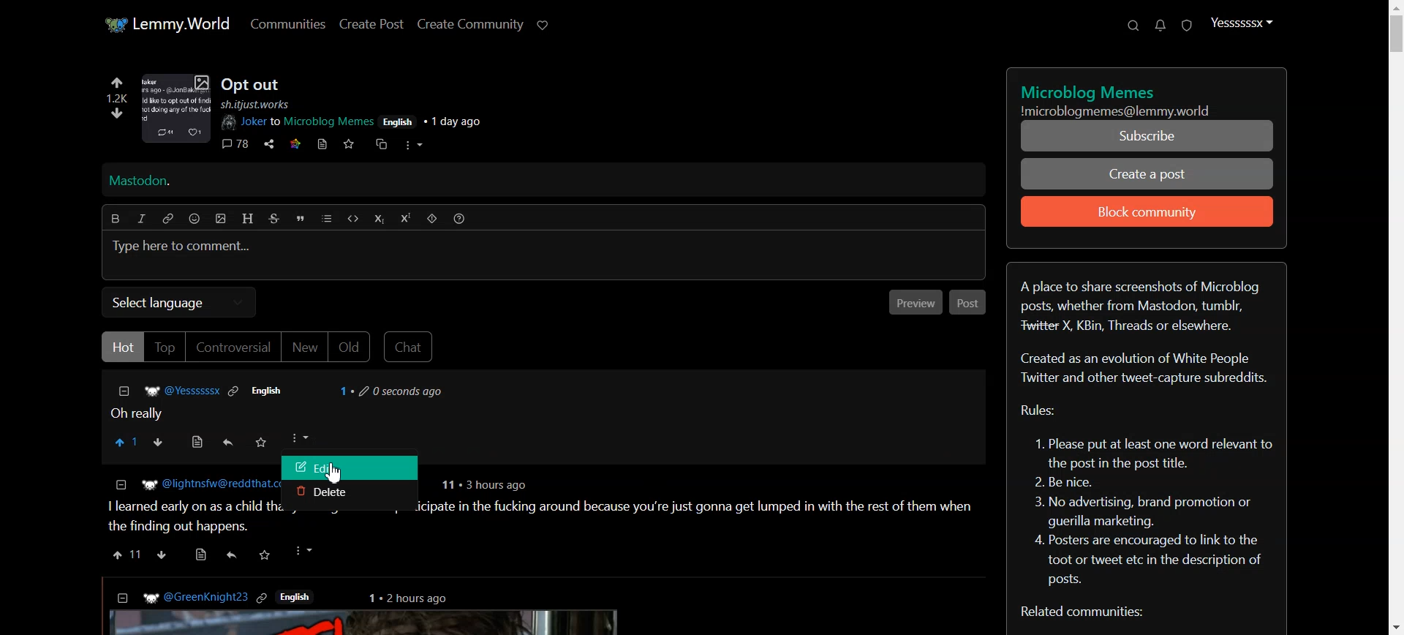 This screenshot has height=635, width=1404. What do you see at coordinates (127, 443) in the screenshot?
I see `Upvote` at bounding box center [127, 443].